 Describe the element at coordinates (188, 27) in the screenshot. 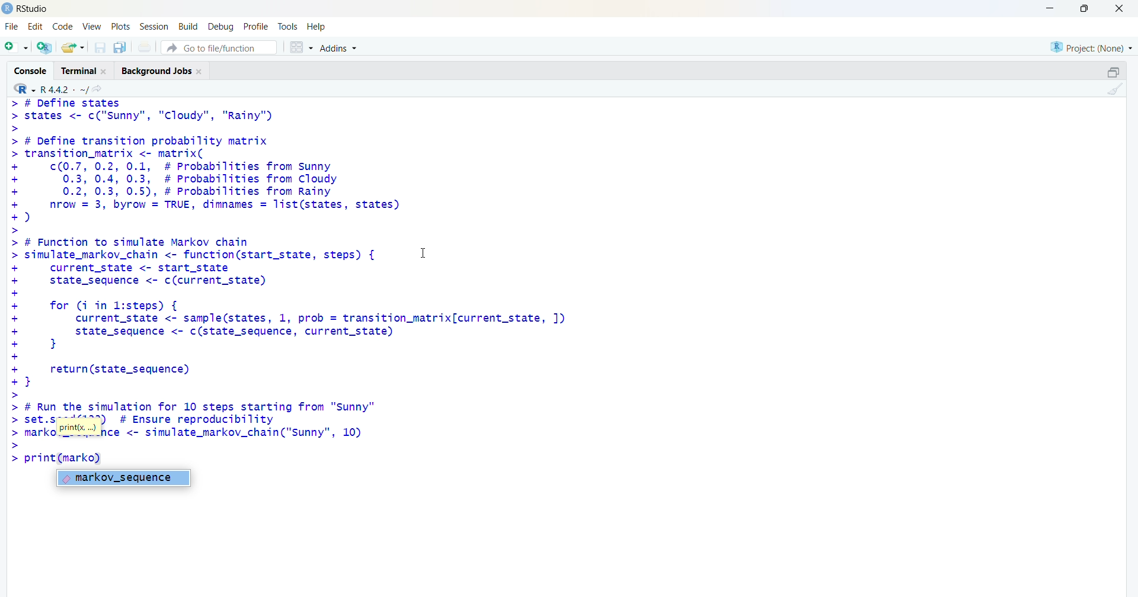

I see `build` at that location.